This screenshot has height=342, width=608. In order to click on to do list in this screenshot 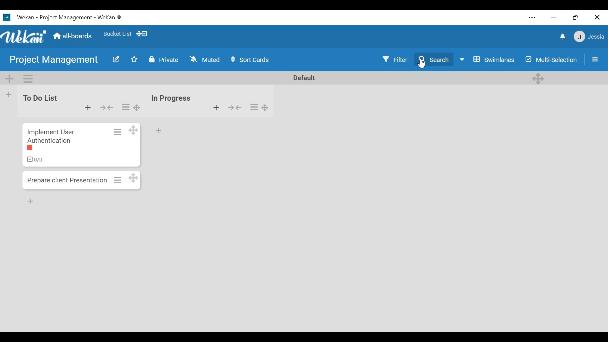, I will do `click(43, 95)`.